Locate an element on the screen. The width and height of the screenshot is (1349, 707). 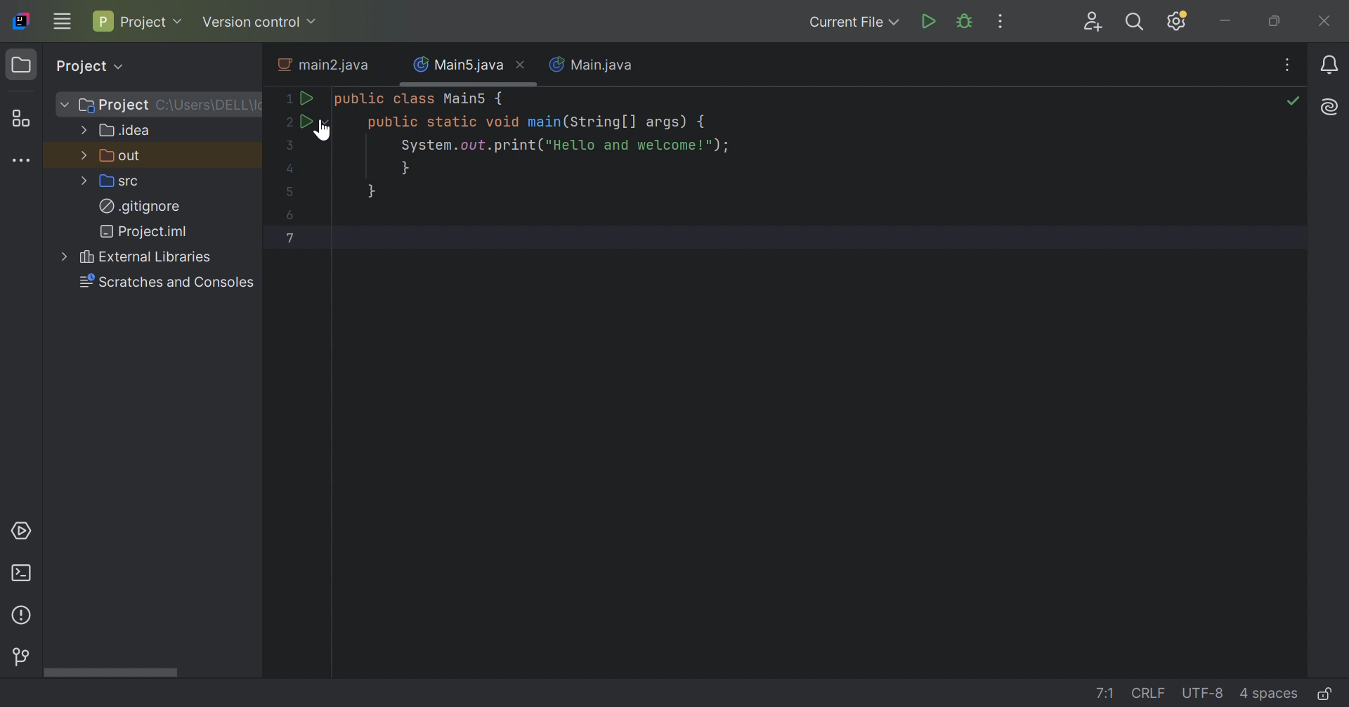
4 spaces is located at coordinates (1270, 695).